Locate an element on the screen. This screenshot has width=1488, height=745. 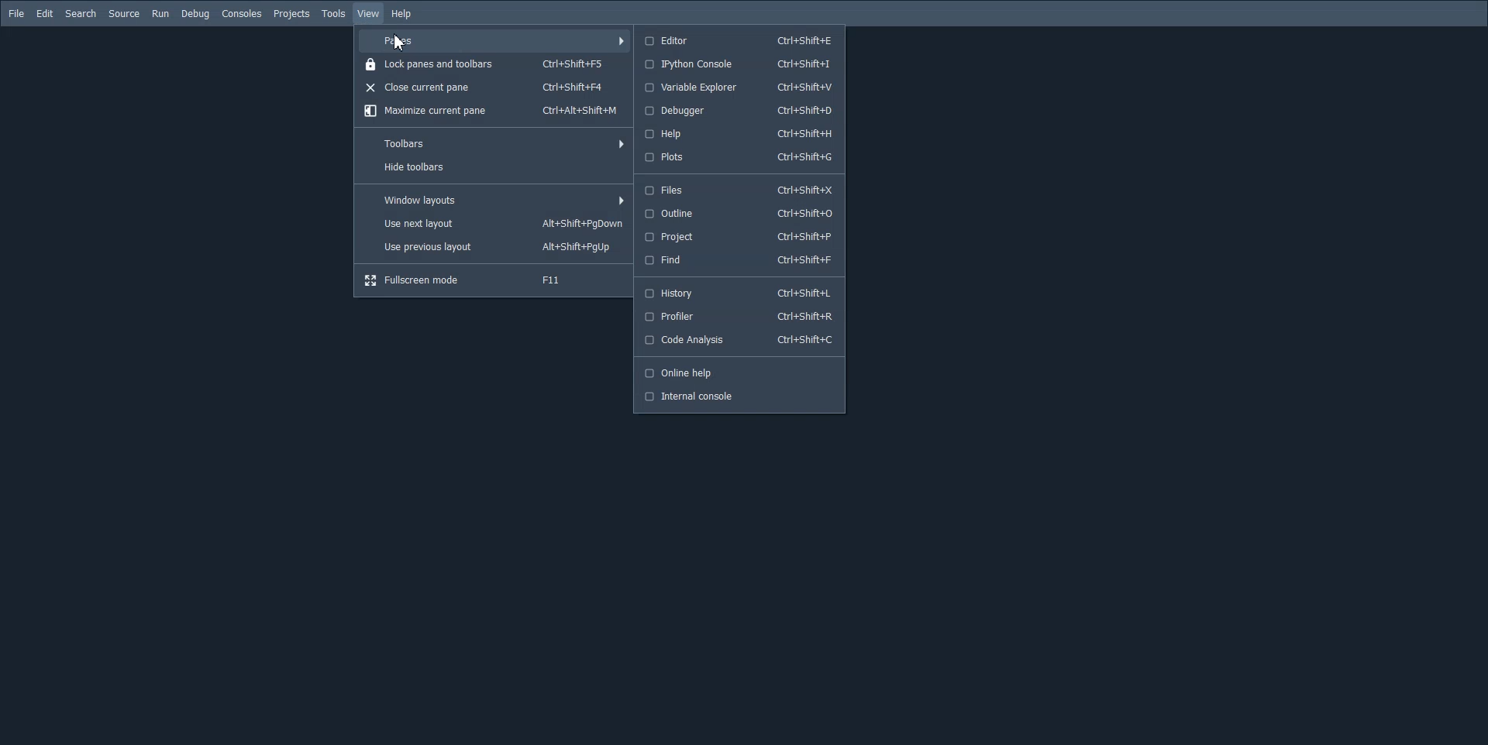
History  is located at coordinates (740, 293).